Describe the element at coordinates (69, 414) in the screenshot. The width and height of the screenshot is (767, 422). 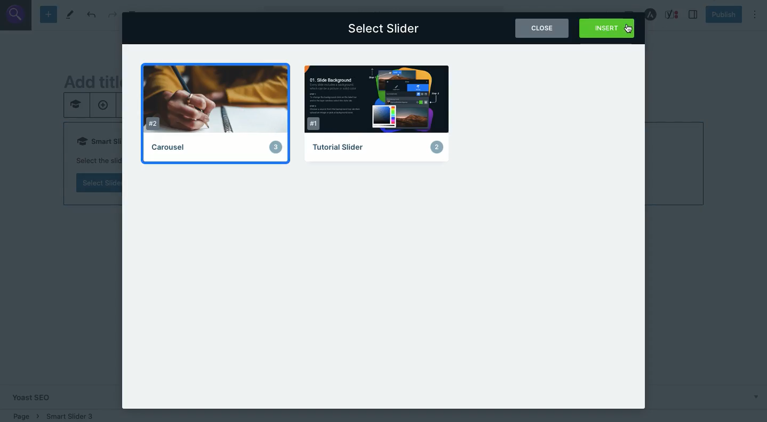
I see `smart sider 3` at that location.